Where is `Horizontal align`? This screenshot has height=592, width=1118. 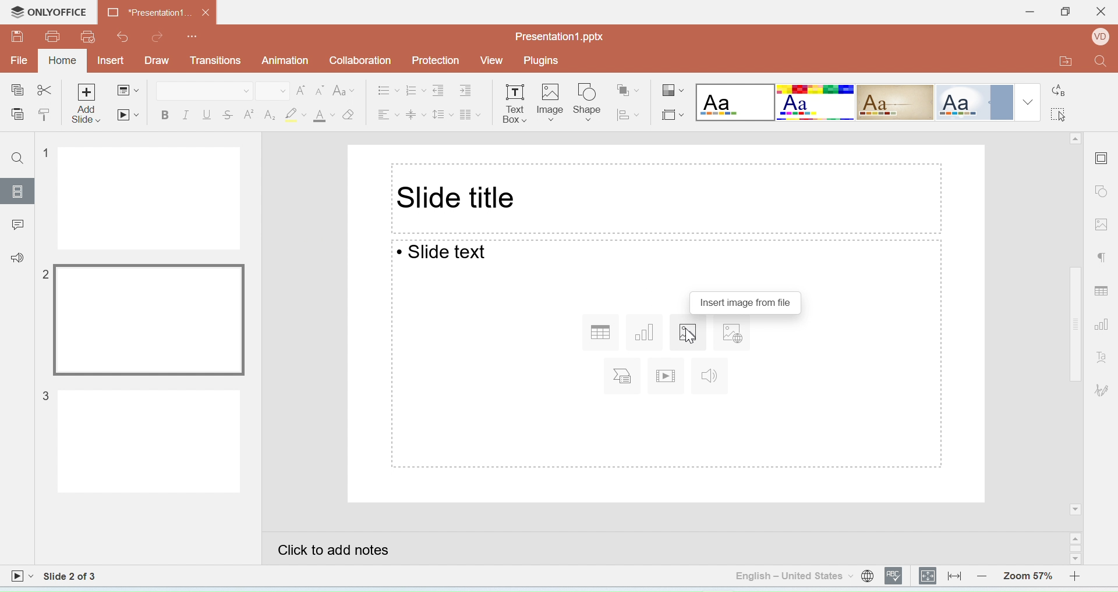 Horizontal align is located at coordinates (387, 112).